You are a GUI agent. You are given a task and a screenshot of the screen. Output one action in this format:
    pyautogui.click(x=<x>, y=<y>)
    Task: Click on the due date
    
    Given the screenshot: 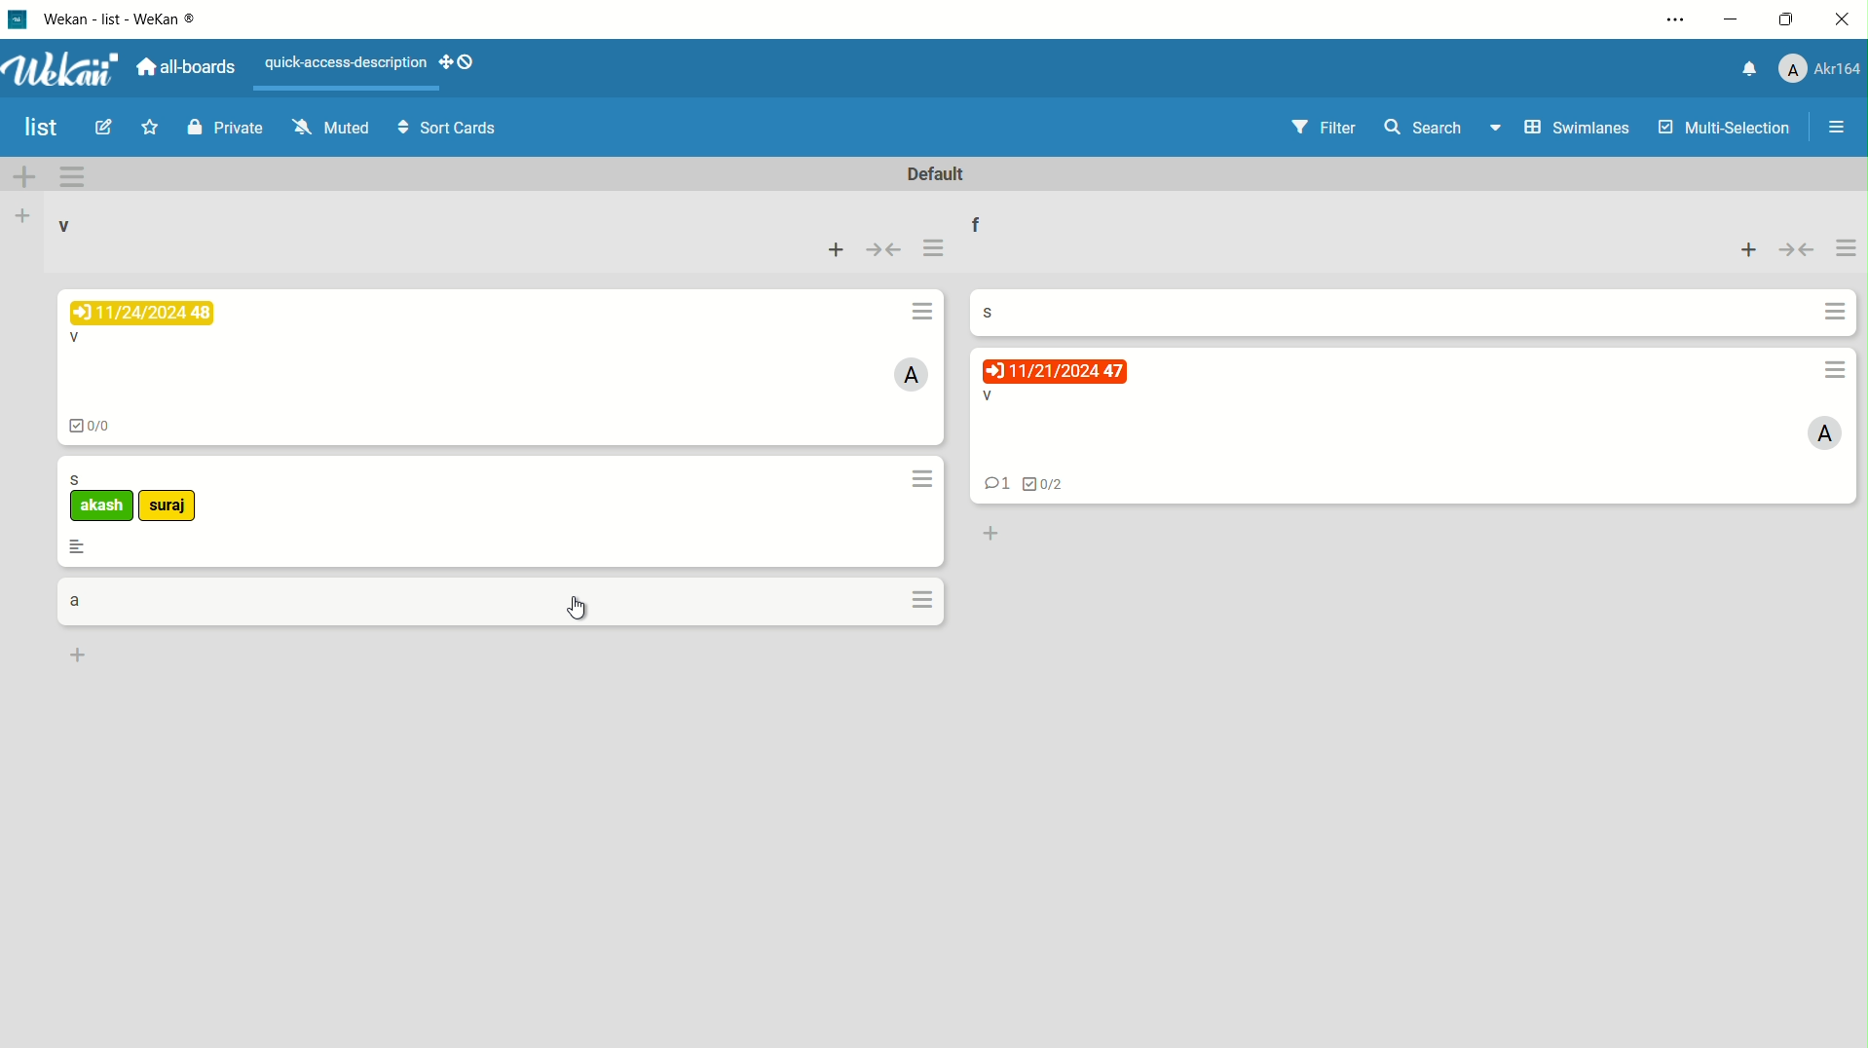 What is the action you would take?
    pyautogui.click(x=141, y=313)
    